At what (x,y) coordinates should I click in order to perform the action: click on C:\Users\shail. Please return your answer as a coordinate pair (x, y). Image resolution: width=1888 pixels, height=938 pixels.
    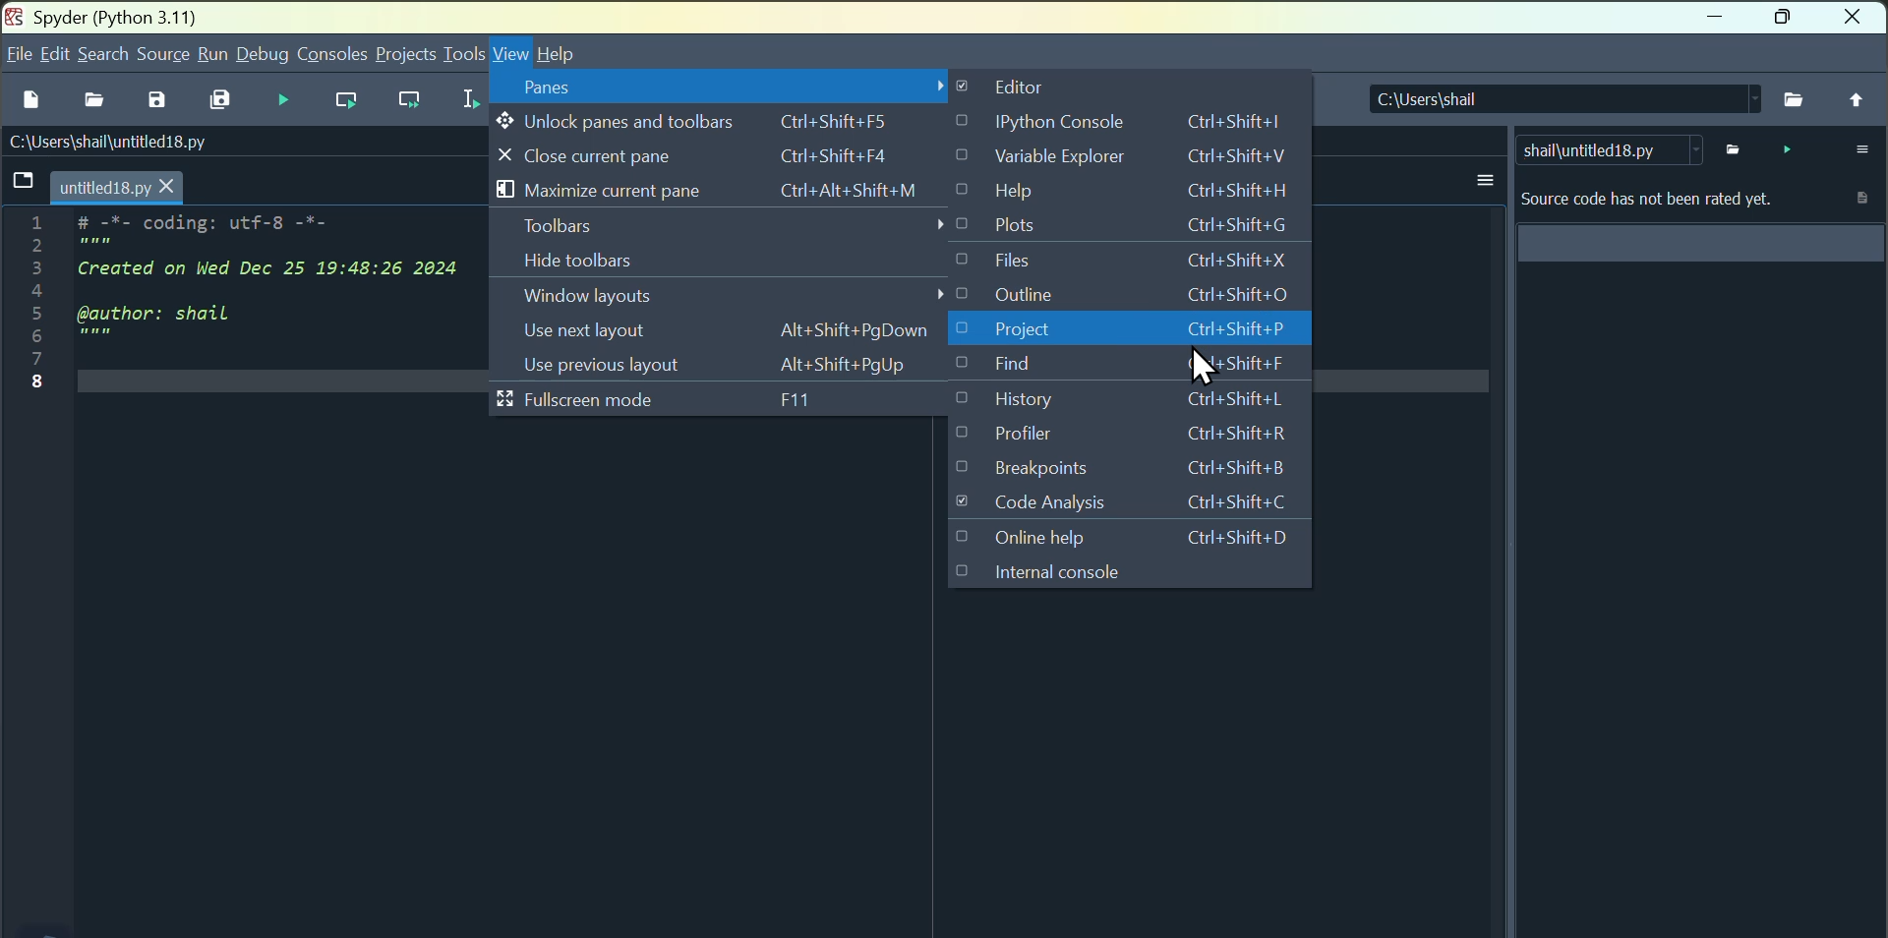
    Looking at the image, I should click on (1558, 97).